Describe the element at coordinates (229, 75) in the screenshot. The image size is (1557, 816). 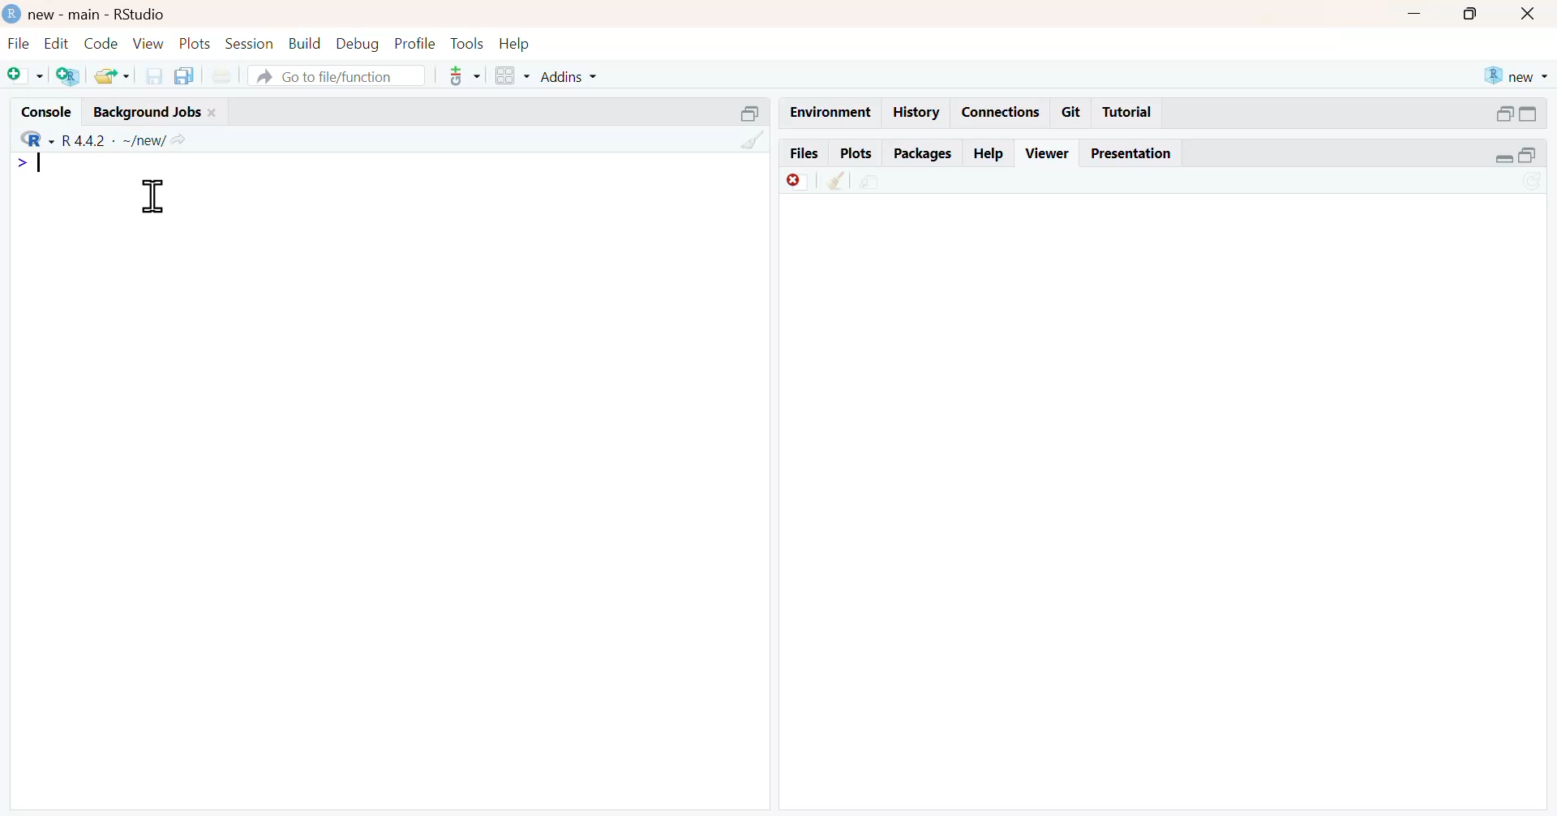
I see `print the current file` at that location.